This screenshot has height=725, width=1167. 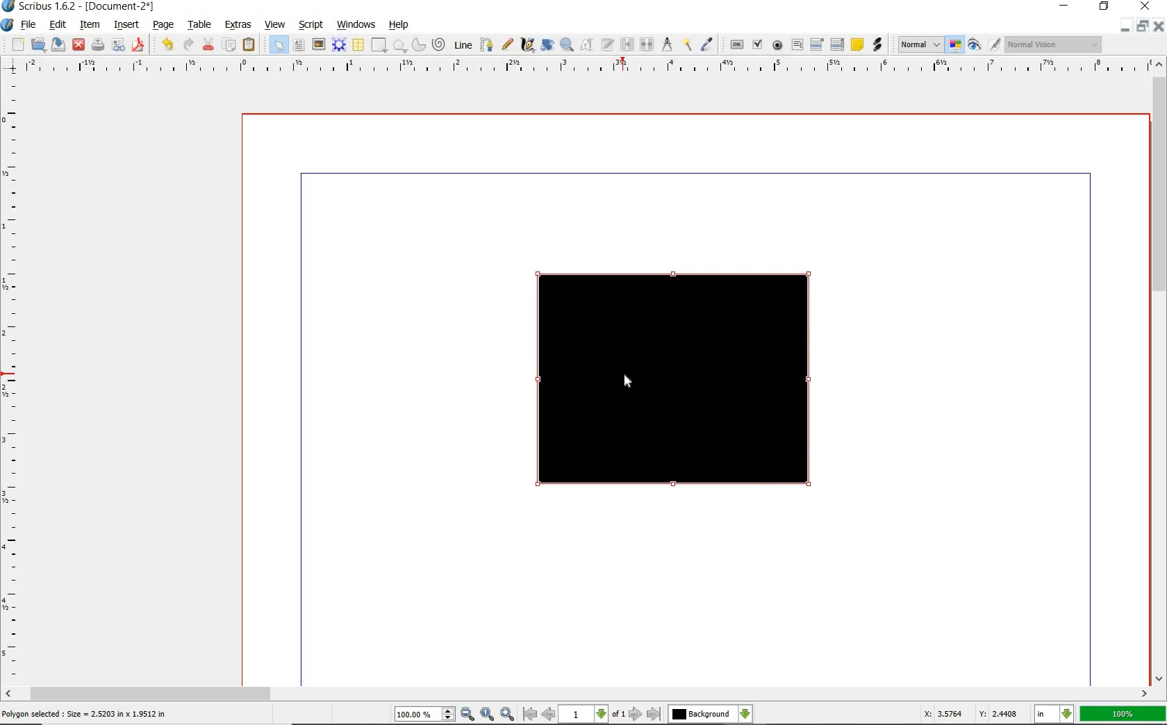 I want to click on edit text with story editor, so click(x=607, y=46).